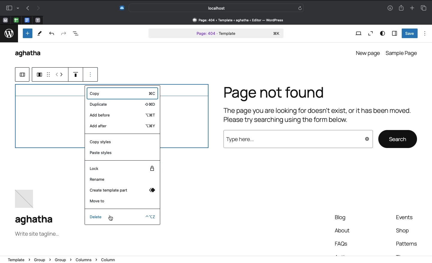  Describe the element at coordinates (21, 75) in the screenshot. I see `ungroup` at that location.